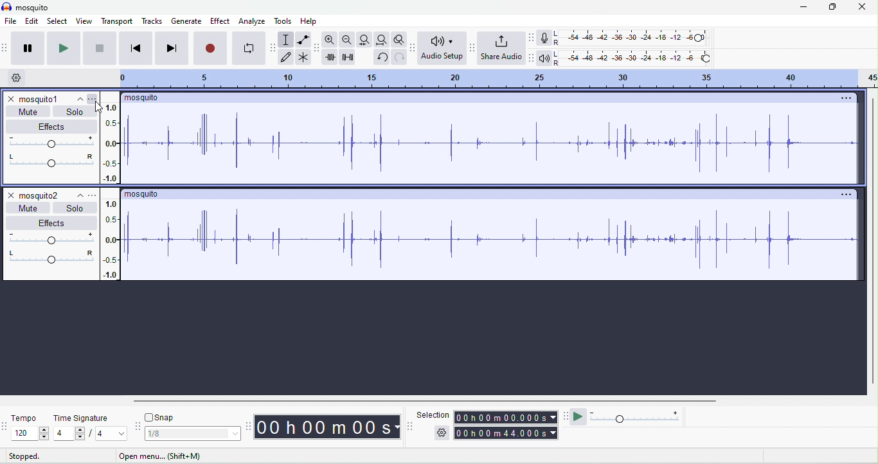 This screenshot has width=878, height=464. Describe the element at coordinates (99, 107) in the screenshot. I see `cursor movement` at that location.